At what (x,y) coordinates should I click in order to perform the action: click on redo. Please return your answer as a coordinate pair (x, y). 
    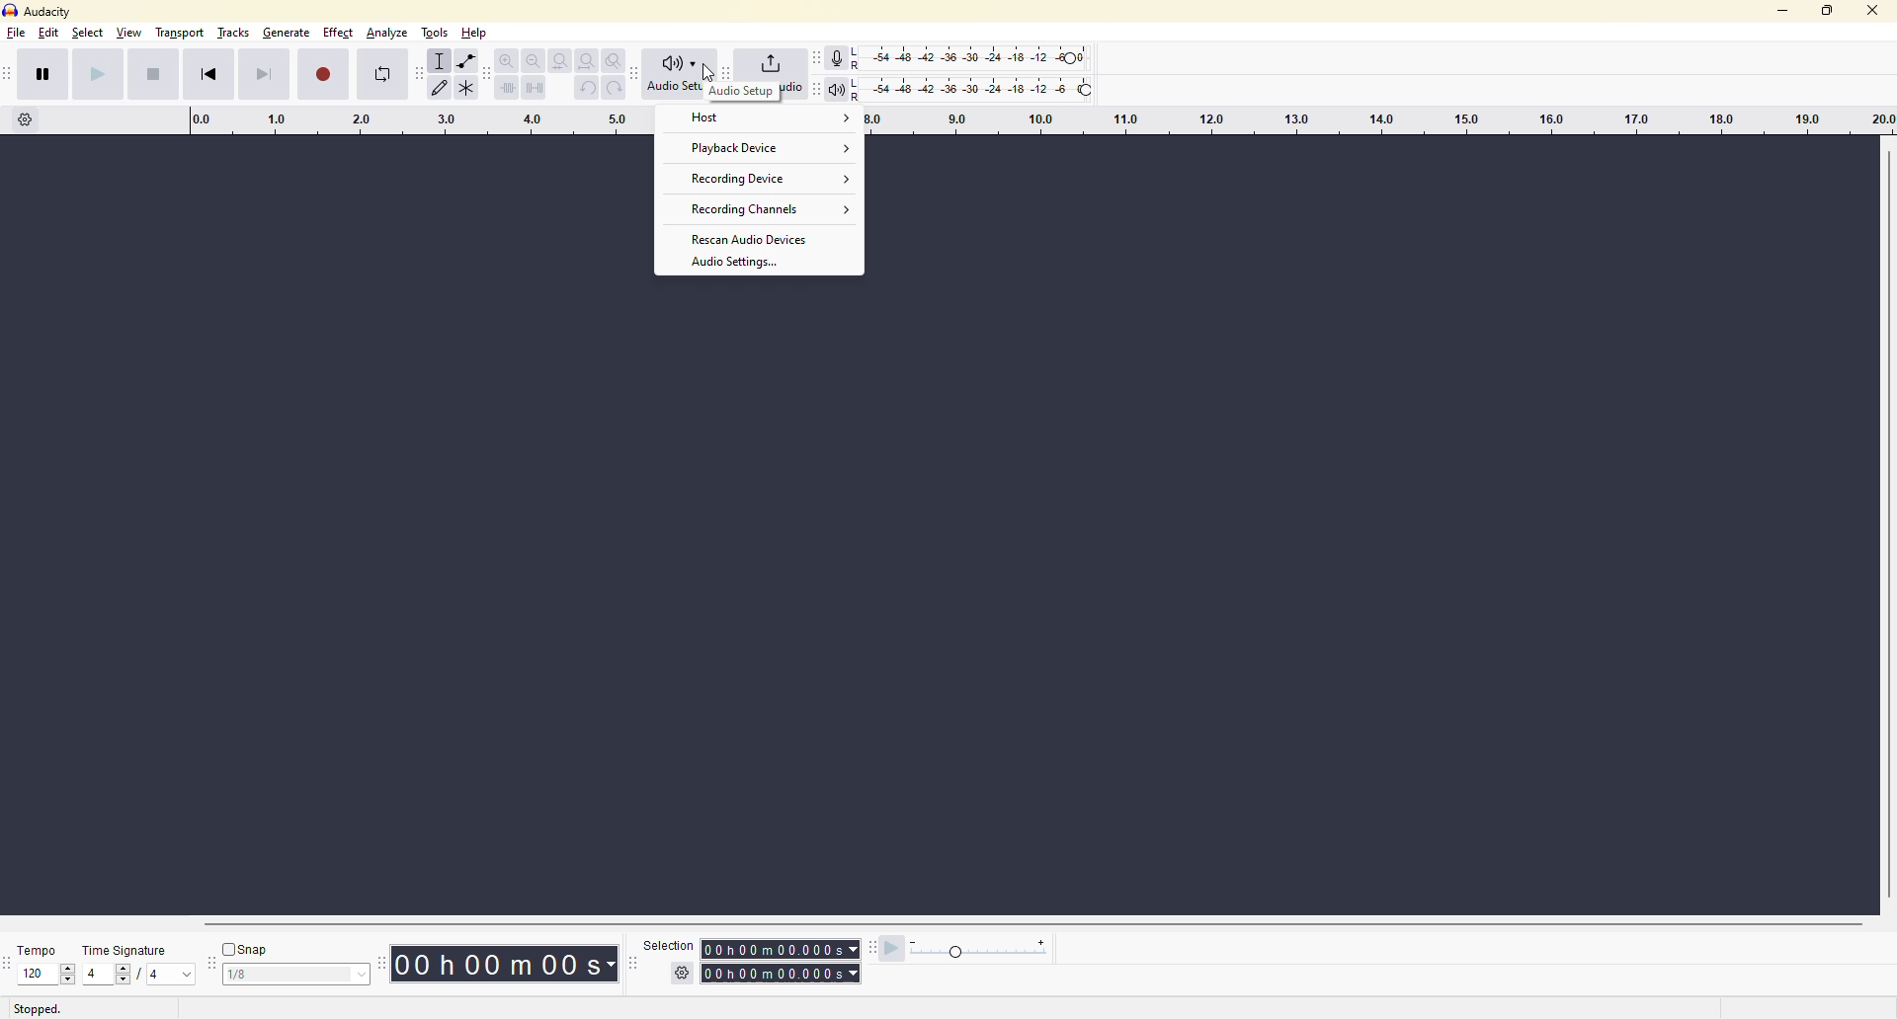
    Looking at the image, I should click on (613, 88).